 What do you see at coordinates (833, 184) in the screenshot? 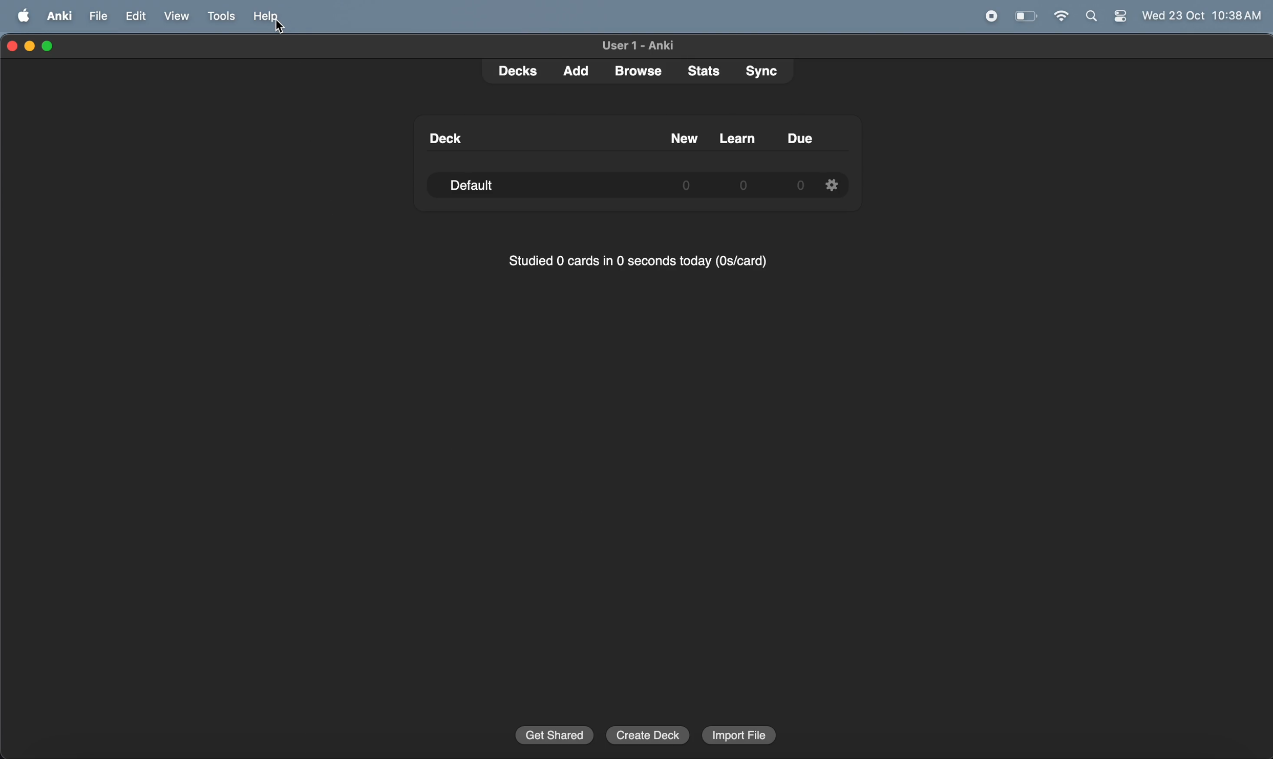
I see `setting` at bounding box center [833, 184].